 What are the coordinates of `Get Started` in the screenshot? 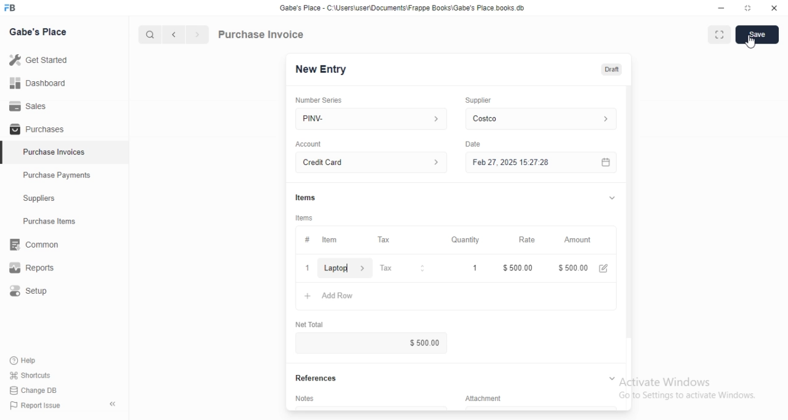 It's located at (64, 60).